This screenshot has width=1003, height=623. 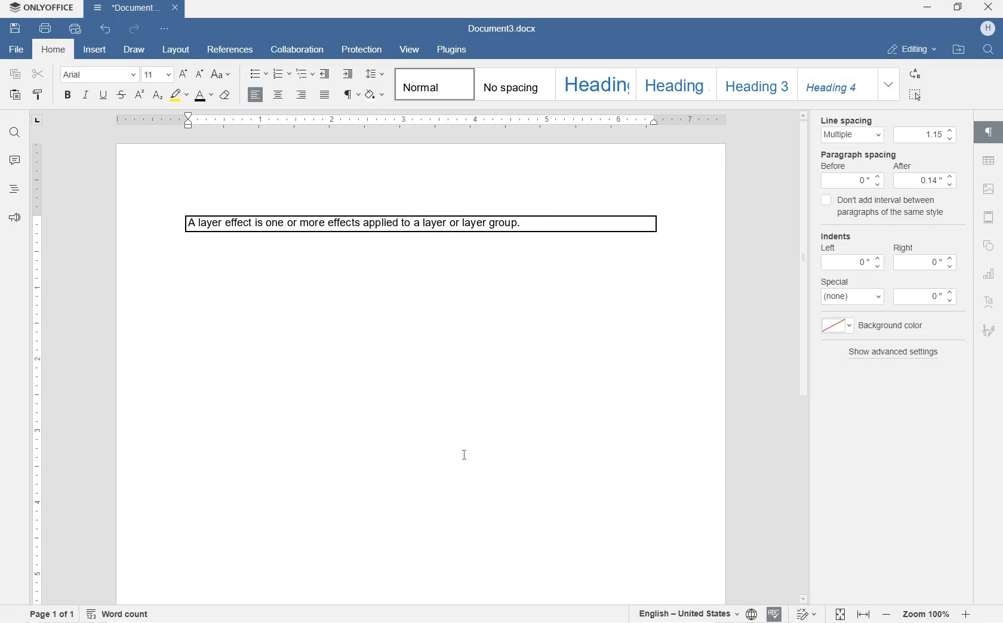 I want to click on OPEN FILE LOCATION, so click(x=959, y=50).